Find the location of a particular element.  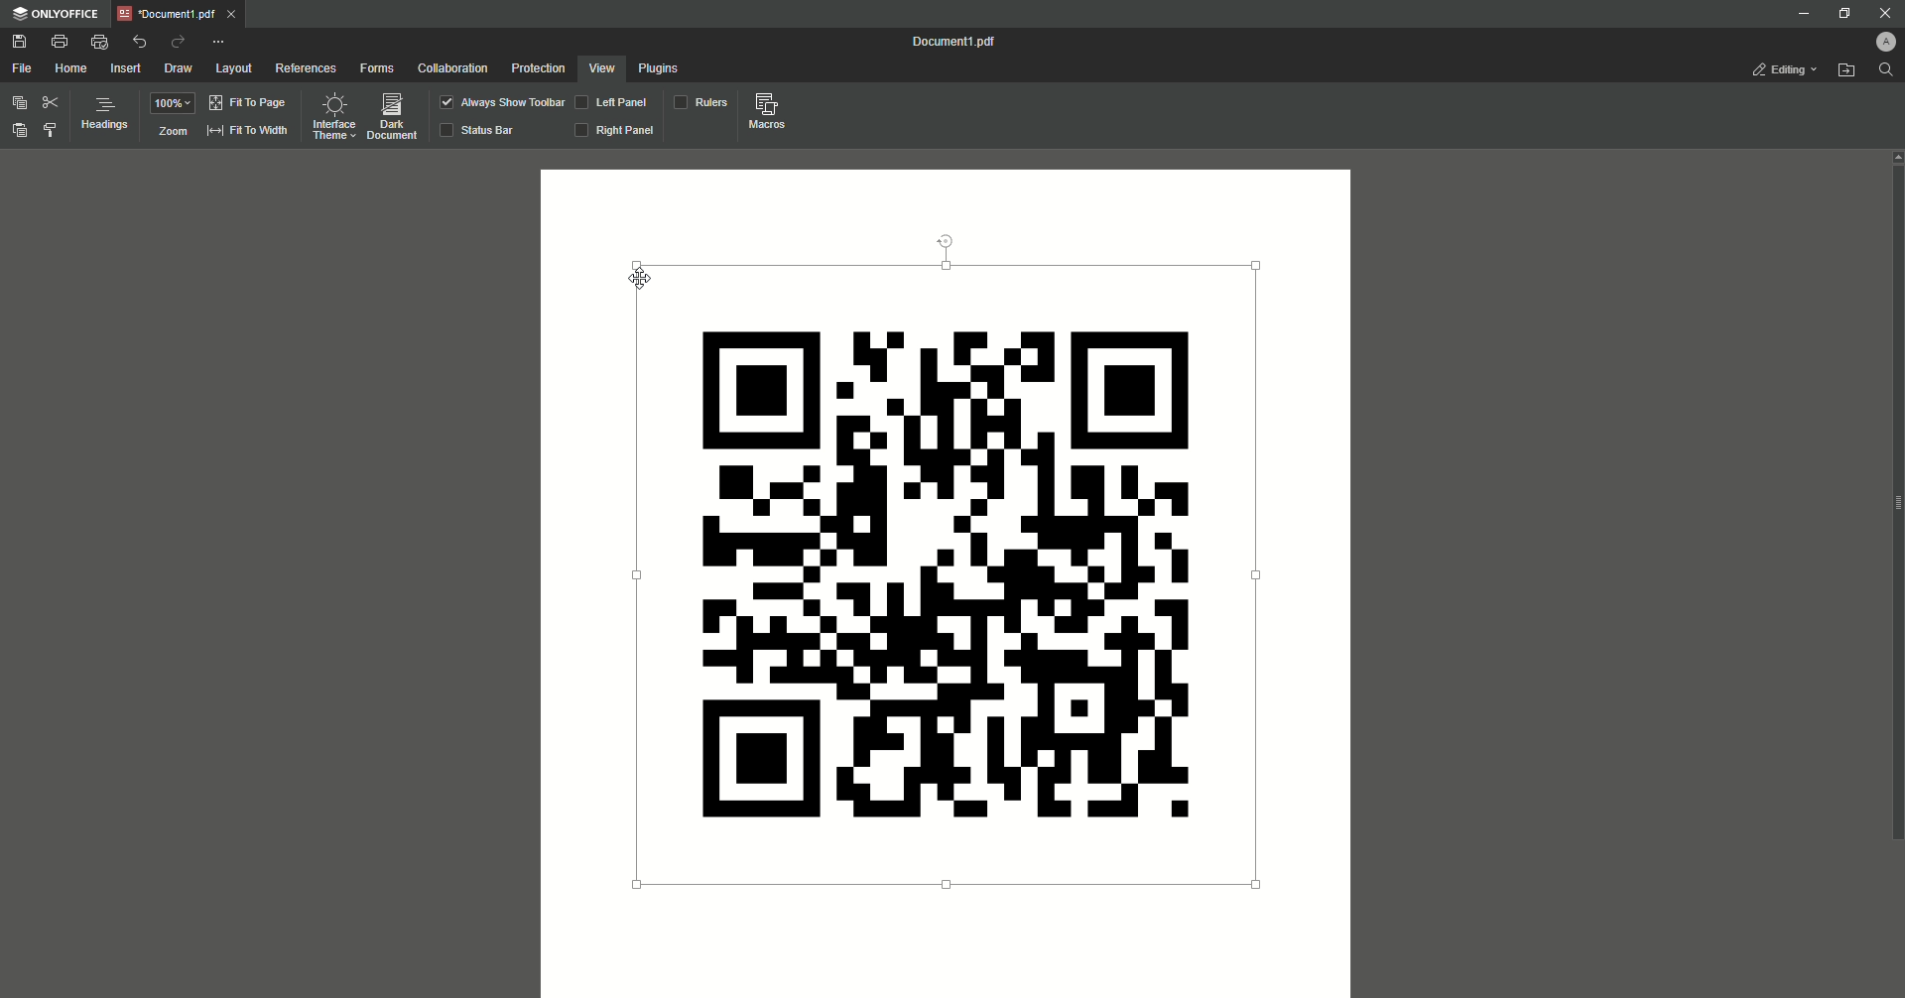

Quick print is located at coordinates (101, 42).